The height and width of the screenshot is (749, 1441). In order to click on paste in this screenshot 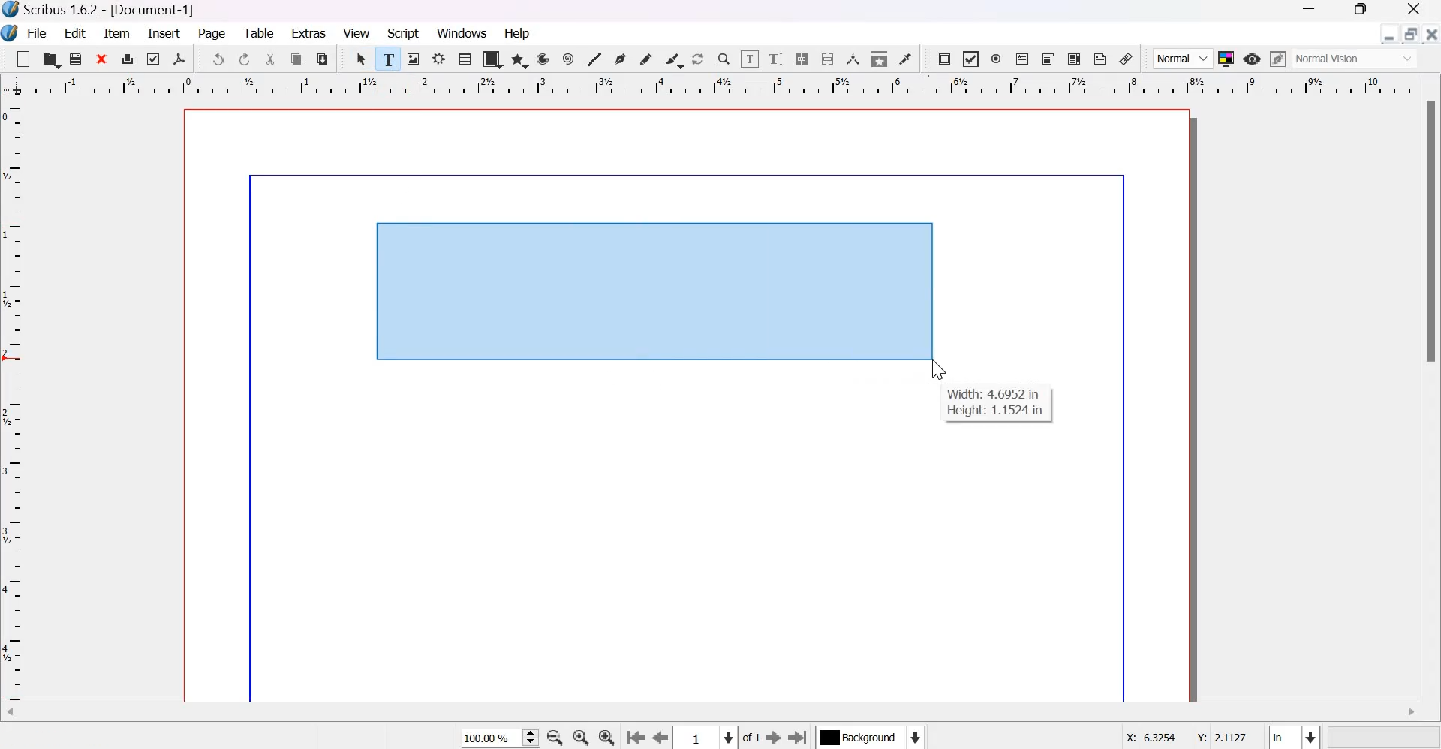, I will do `click(323, 59)`.